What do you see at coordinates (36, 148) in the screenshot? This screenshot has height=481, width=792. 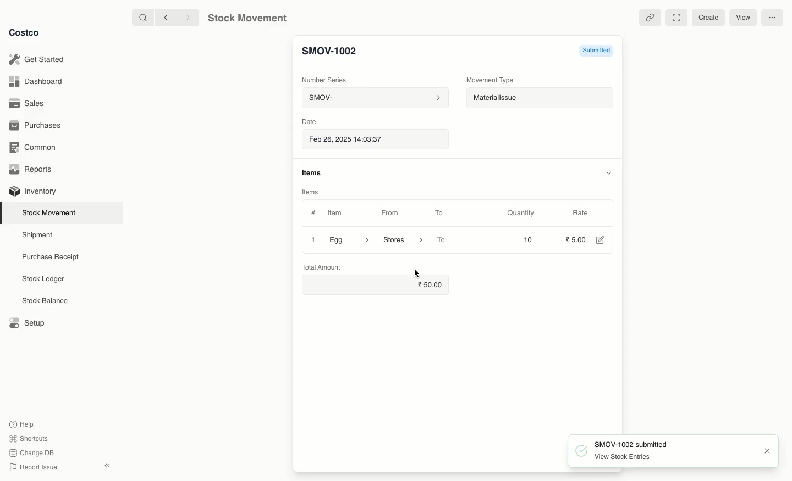 I see `Common` at bounding box center [36, 148].